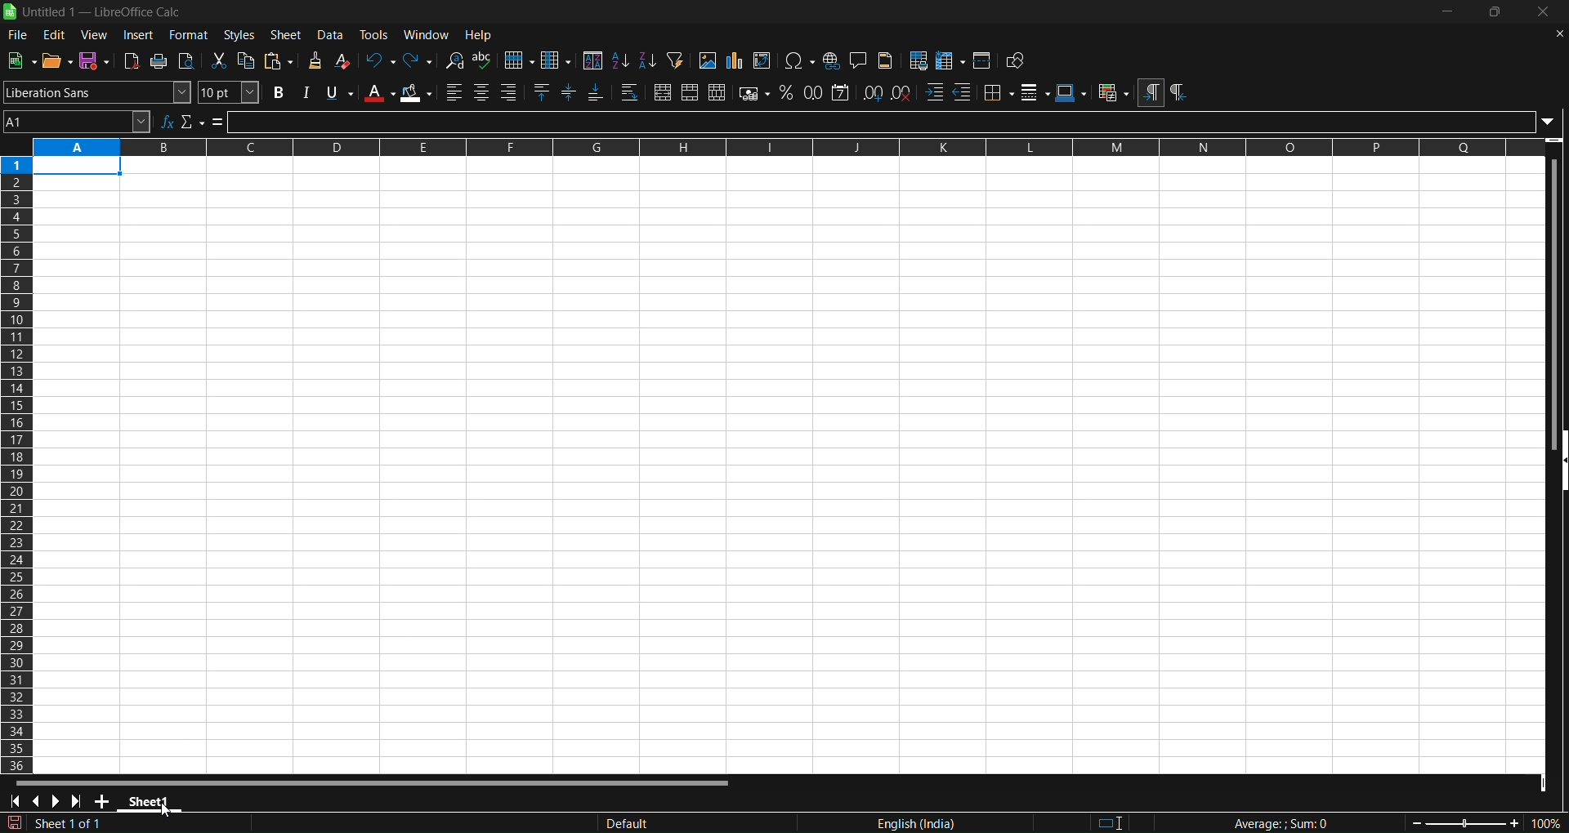  Describe the element at coordinates (674, 60) in the screenshot. I see `auto filter` at that location.